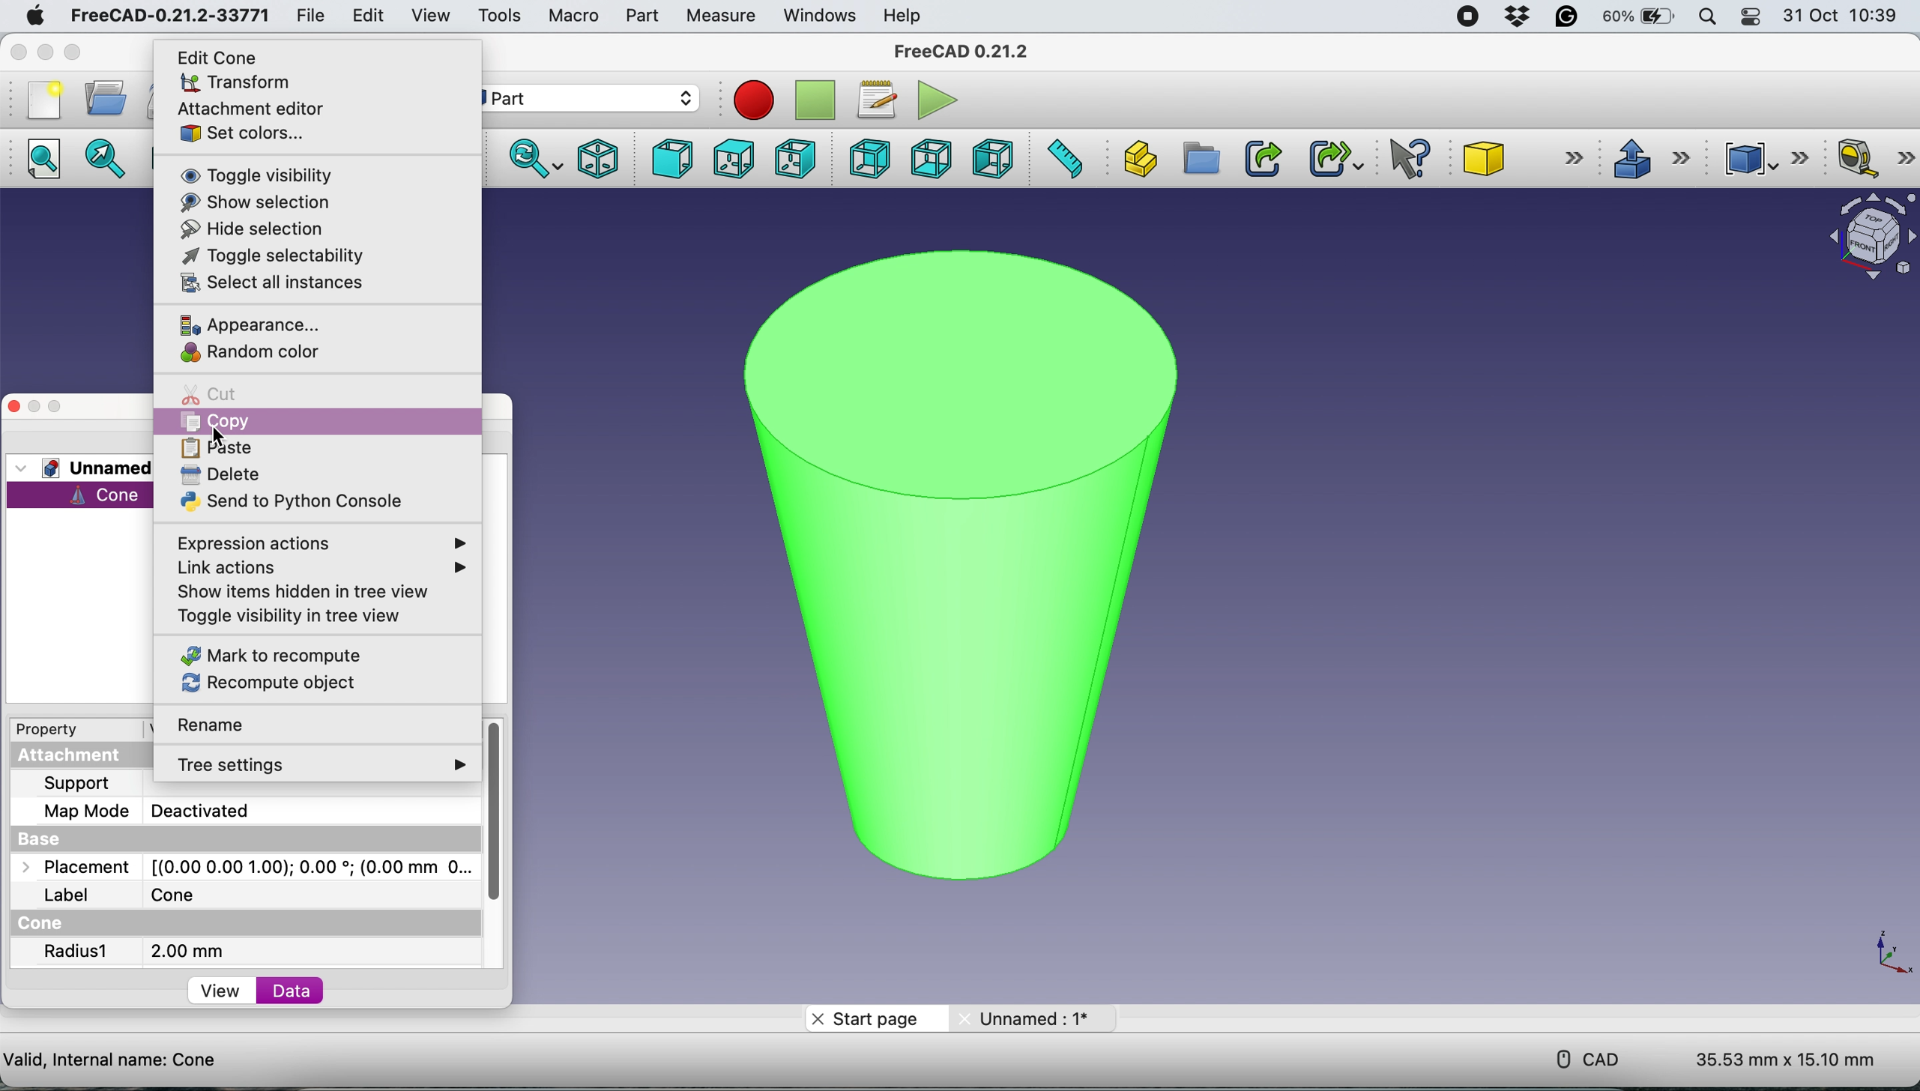  Describe the element at coordinates (325, 543) in the screenshot. I see `expression actions` at that location.